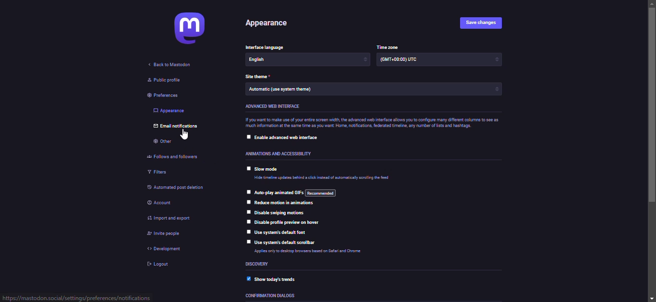  What do you see at coordinates (159, 264) in the screenshot?
I see `logout` at bounding box center [159, 264].